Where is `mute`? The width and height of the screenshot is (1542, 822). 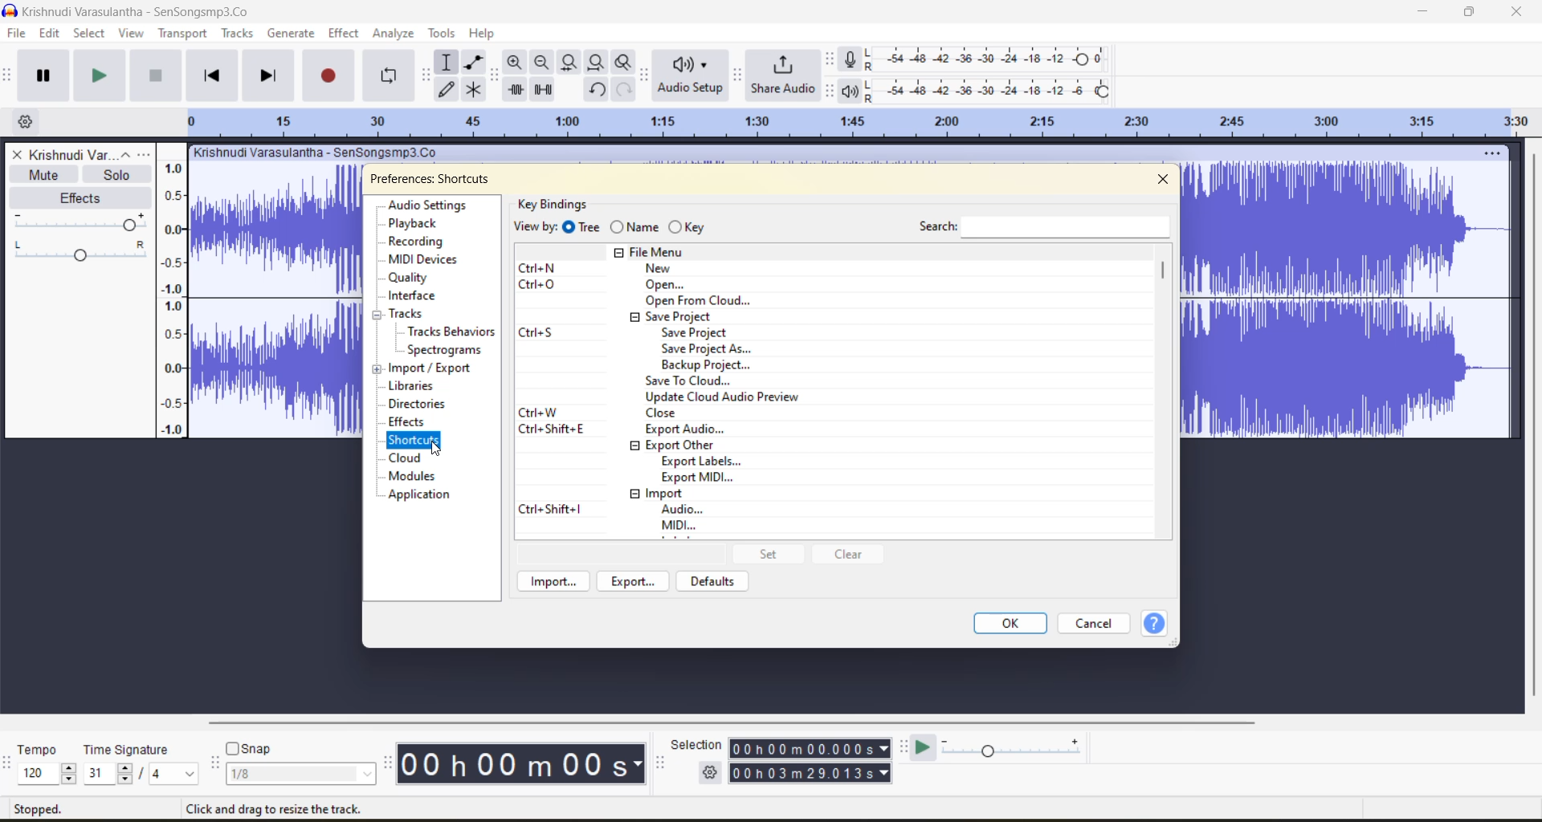 mute is located at coordinates (43, 174).